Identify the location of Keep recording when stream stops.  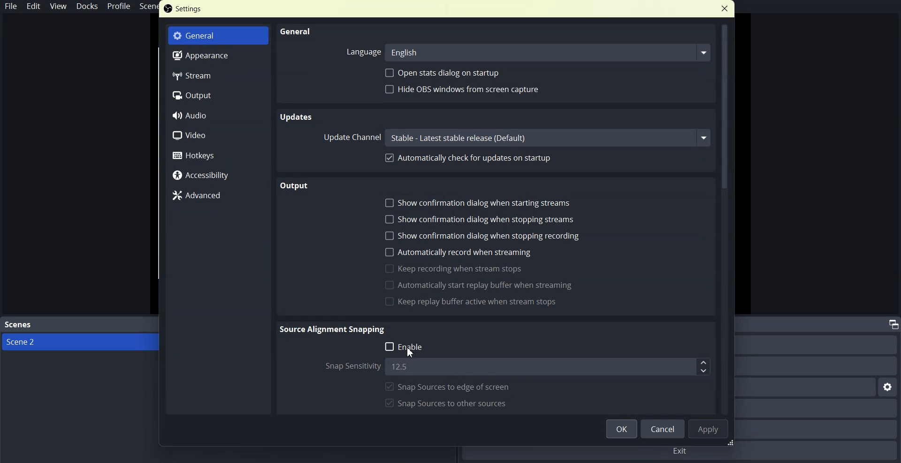
(454, 269).